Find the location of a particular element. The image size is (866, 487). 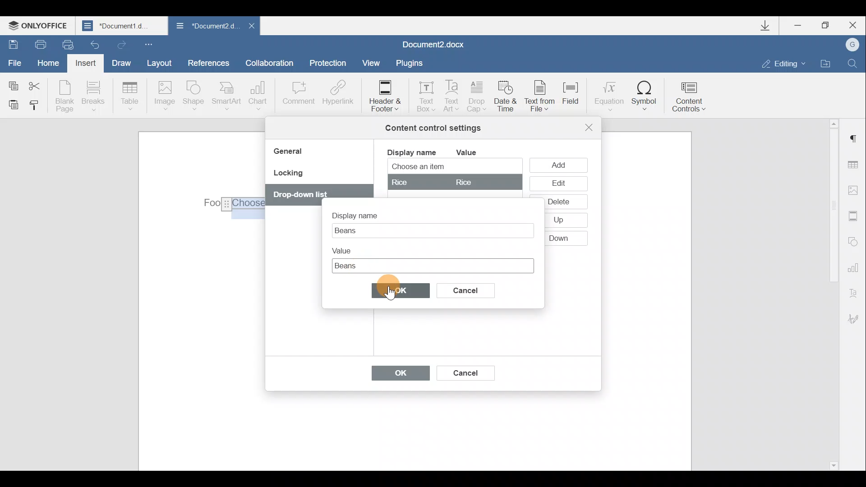

Editing mode is located at coordinates (784, 63).